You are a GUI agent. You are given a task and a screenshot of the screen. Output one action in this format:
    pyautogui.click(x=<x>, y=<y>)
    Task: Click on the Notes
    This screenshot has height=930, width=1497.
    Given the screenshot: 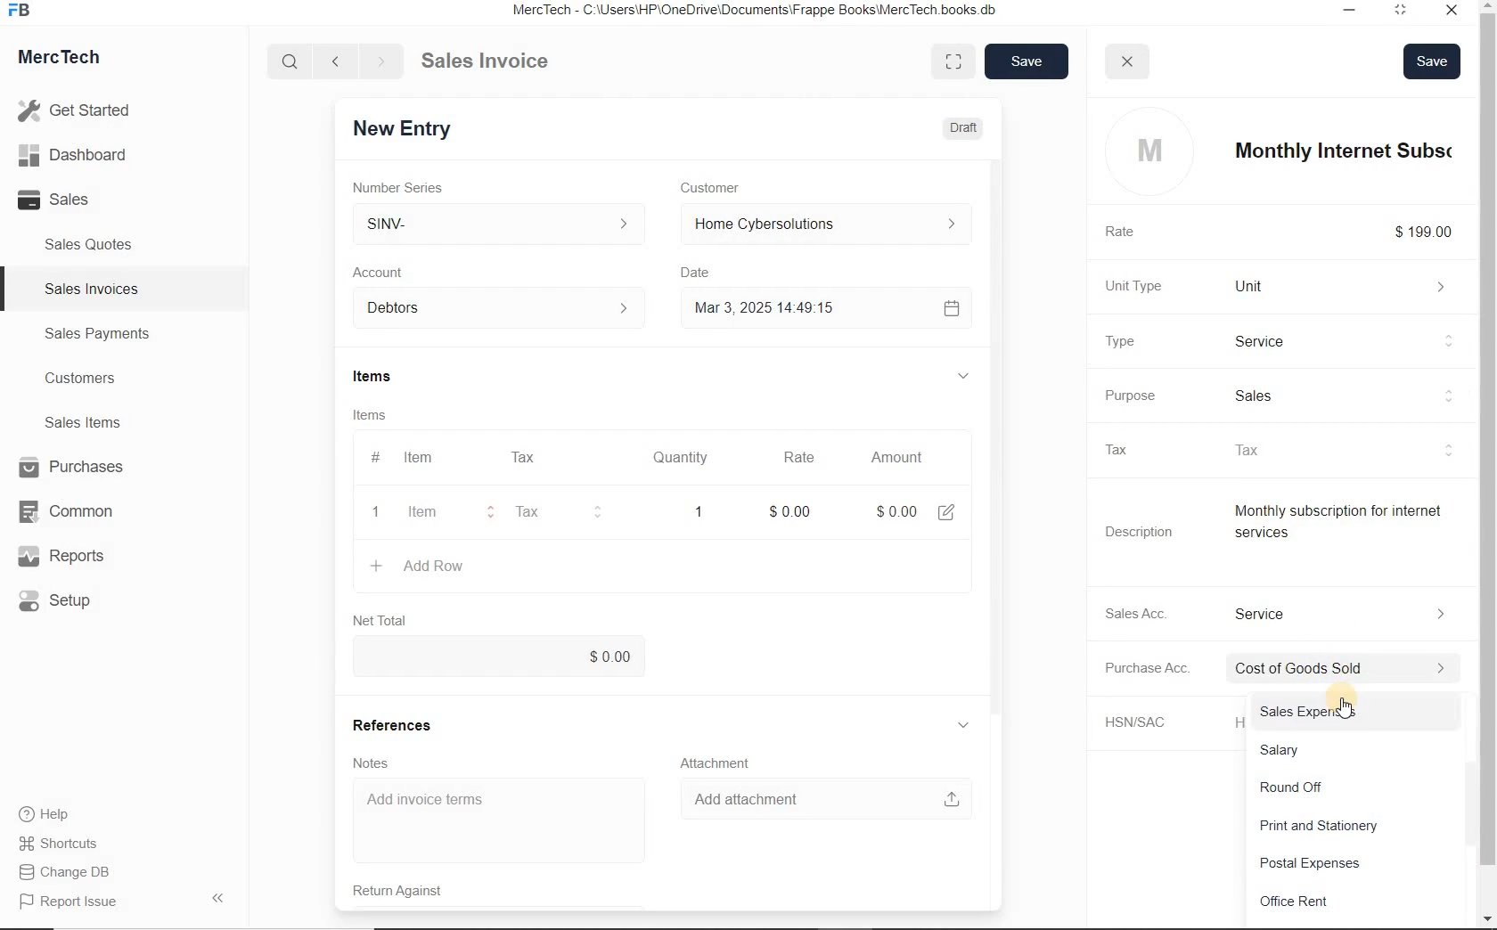 What is the action you would take?
    pyautogui.click(x=385, y=762)
    